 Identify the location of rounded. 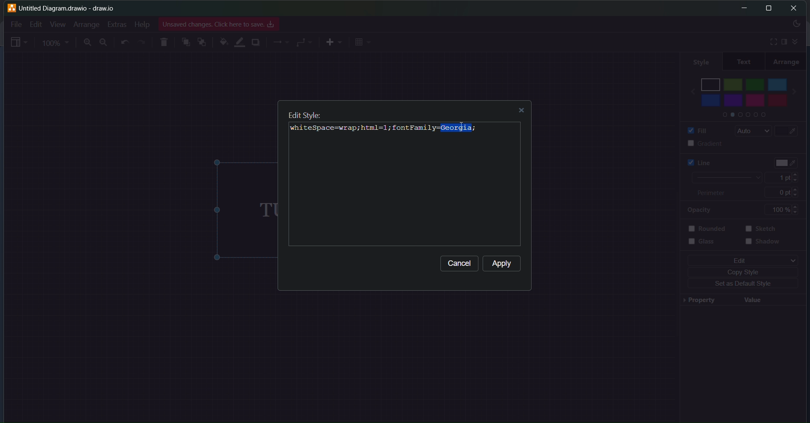
(710, 228).